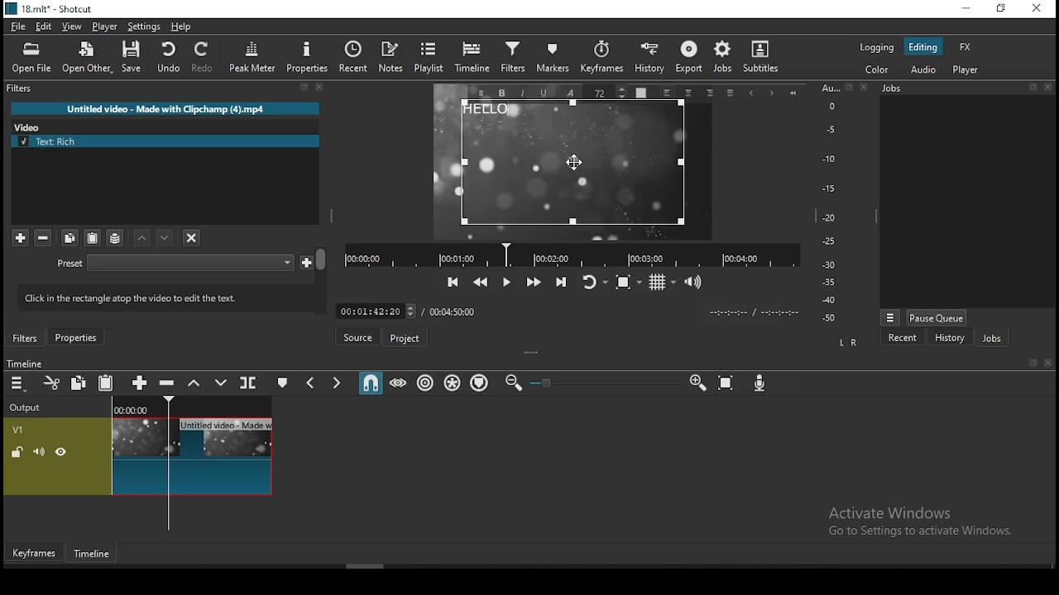 This screenshot has height=595, width=1059. I want to click on edit, so click(46, 27).